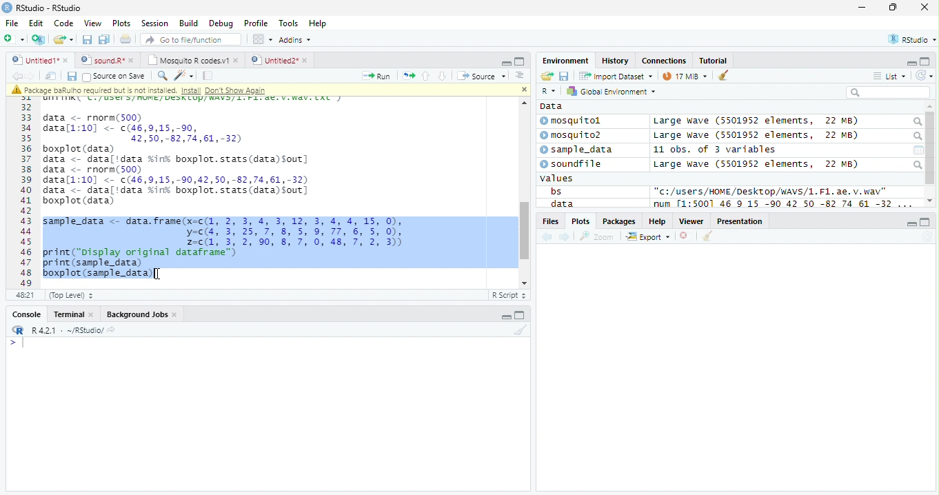  Describe the element at coordinates (236, 248) in the screenshot. I see `sample_data <- data.frame(x-c(1, 2, 3, 4, 3, 12, 3, 4, 4, 15, 0),
y=-c(4, 3, 25, 7,8,5,9,77,6,5, 0),
2z-c(1, 3, 2, 90, 8, 7, 0, 48, 7, 2, 3))

print("Display original dataframe”)

print (sample_data)

eanTet Camila SArdH]` at that location.